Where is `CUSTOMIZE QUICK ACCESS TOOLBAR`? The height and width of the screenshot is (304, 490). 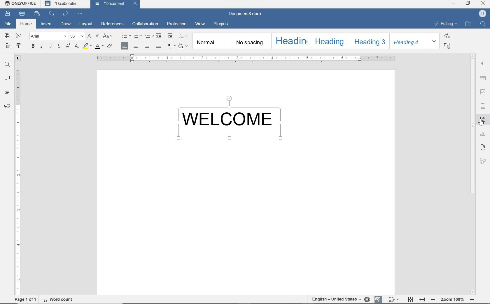 CUSTOMIZE QUICK ACCESS TOOLBAR is located at coordinates (80, 14).